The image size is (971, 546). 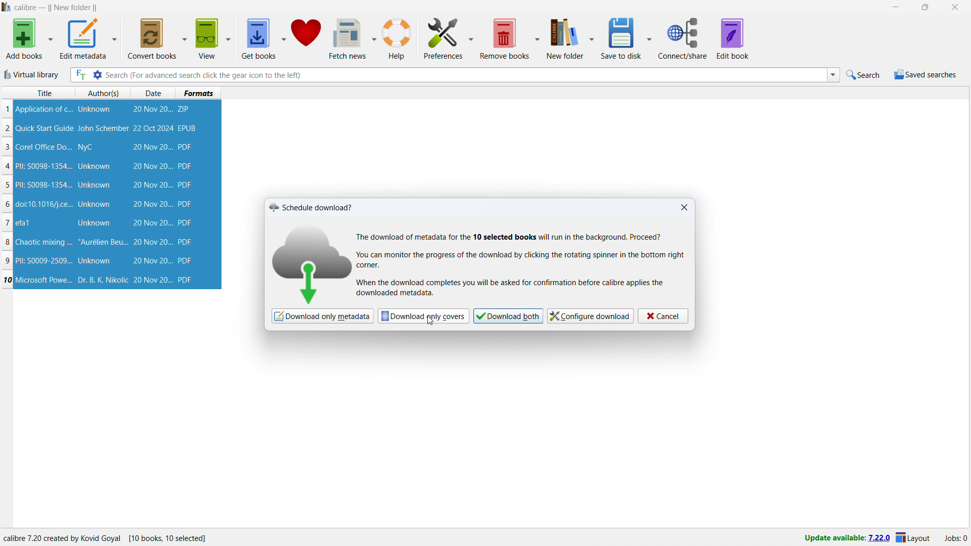 What do you see at coordinates (152, 261) in the screenshot?
I see `20 Nov 20...` at bounding box center [152, 261].